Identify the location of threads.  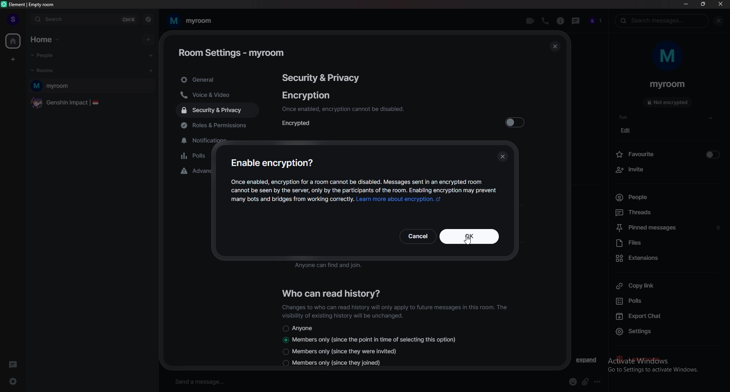
(576, 21).